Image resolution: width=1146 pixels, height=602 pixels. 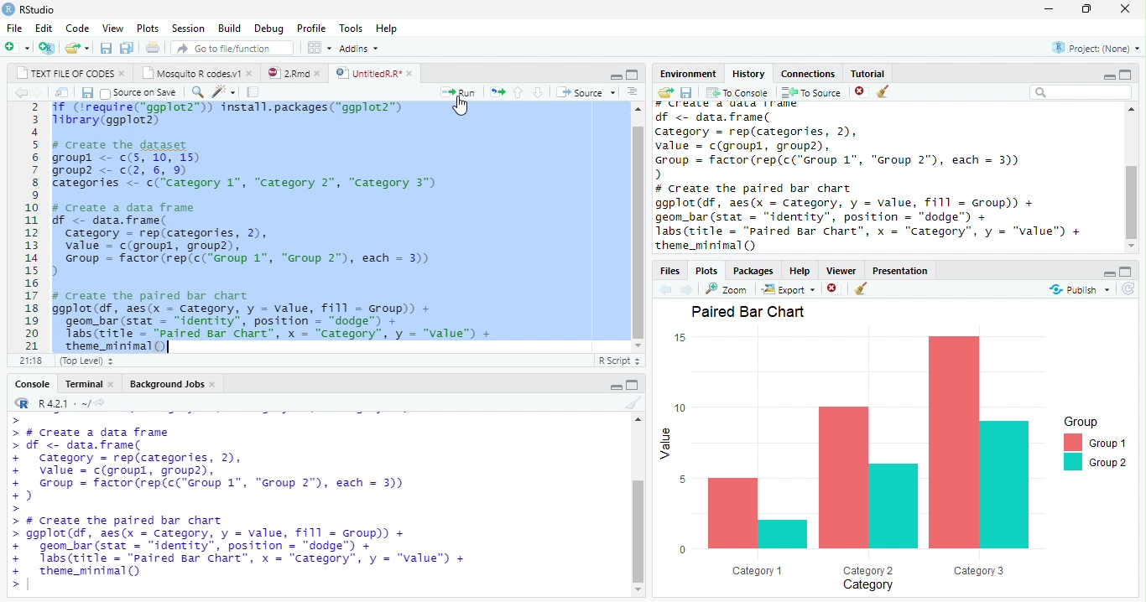 What do you see at coordinates (110, 27) in the screenshot?
I see `view` at bounding box center [110, 27].